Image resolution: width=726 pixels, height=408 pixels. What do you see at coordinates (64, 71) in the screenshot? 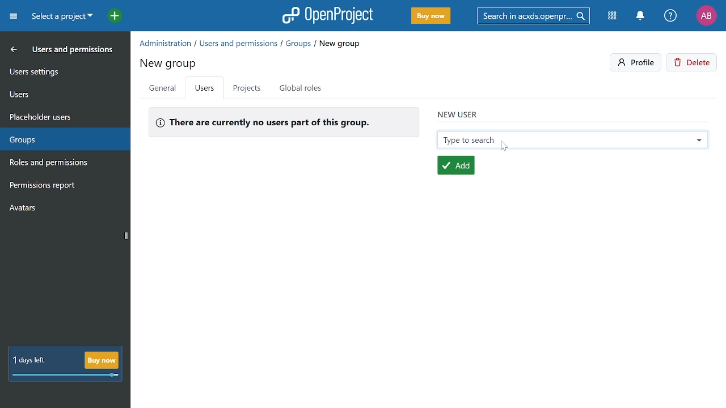
I see `User settings` at bounding box center [64, 71].